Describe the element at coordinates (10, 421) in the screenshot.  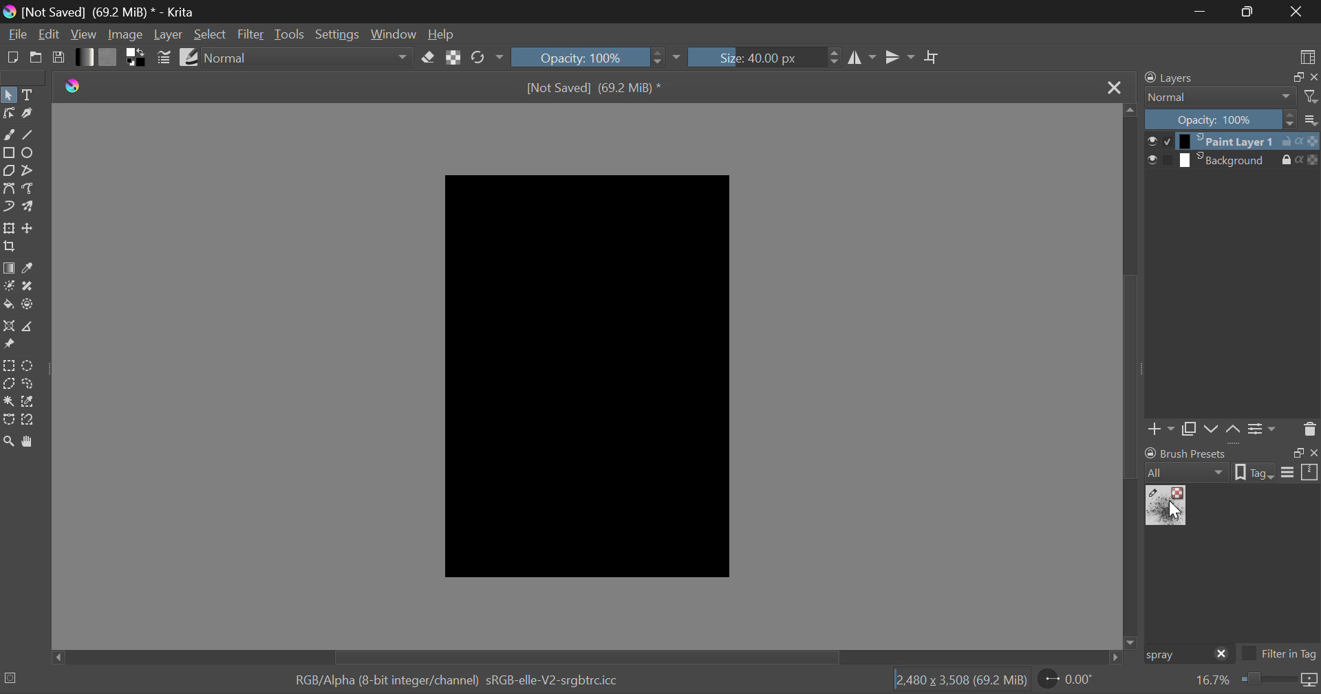
I see `Bezier Curve Selection` at that location.